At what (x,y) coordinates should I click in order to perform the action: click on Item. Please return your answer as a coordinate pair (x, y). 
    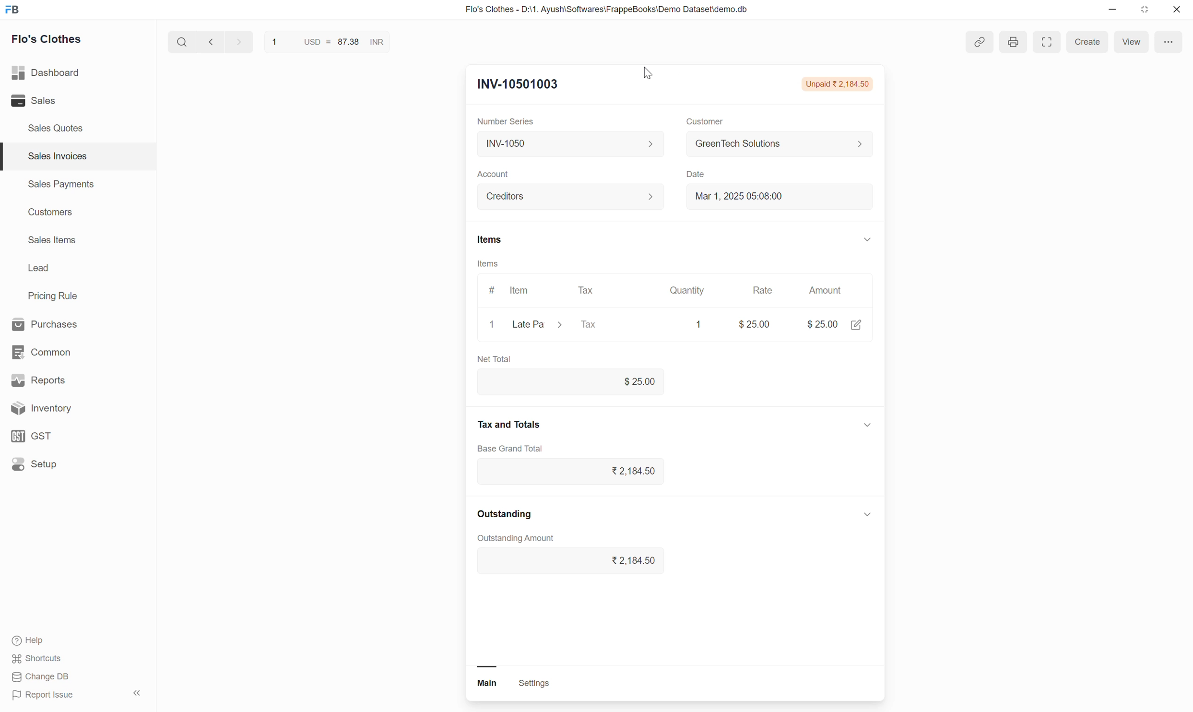
    Looking at the image, I should click on (522, 289).